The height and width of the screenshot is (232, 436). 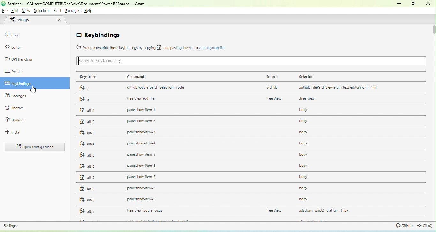 What do you see at coordinates (13, 132) in the screenshot?
I see `install` at bounding box center [13, 132].